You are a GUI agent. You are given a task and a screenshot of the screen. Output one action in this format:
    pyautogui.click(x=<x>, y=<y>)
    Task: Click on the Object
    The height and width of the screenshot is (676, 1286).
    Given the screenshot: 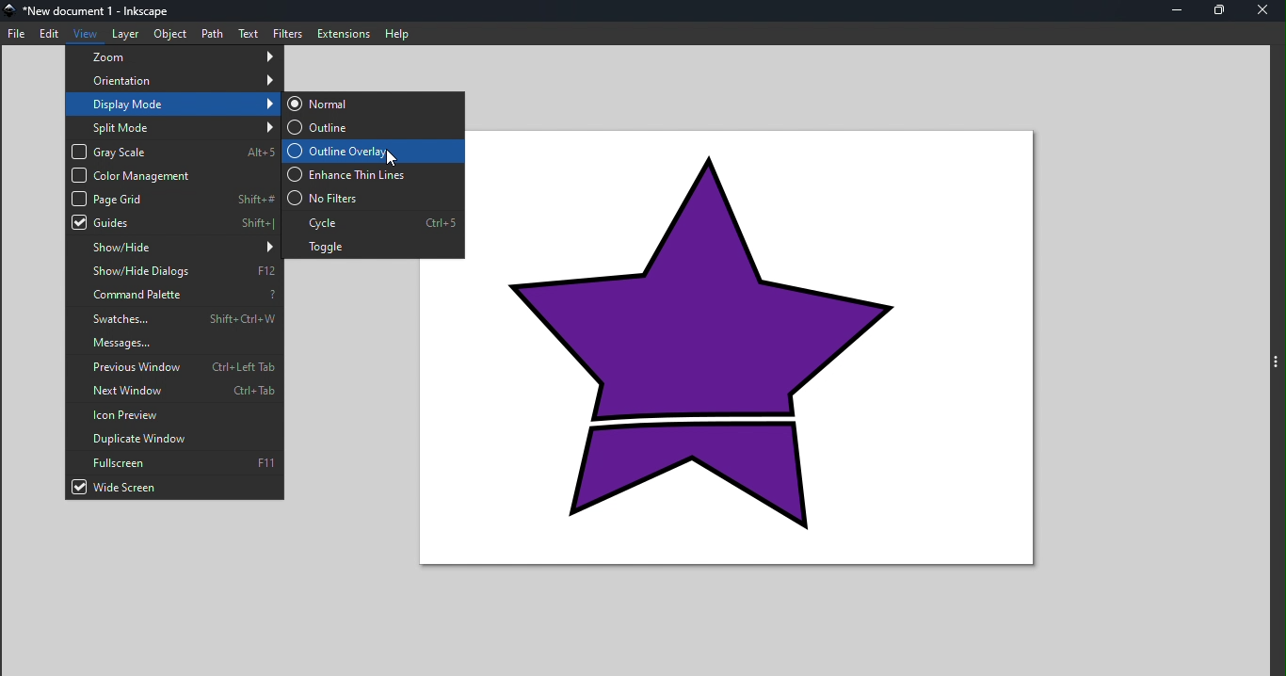 What is the action you would take?
    pyautogui.click(x=169, y=34)
    